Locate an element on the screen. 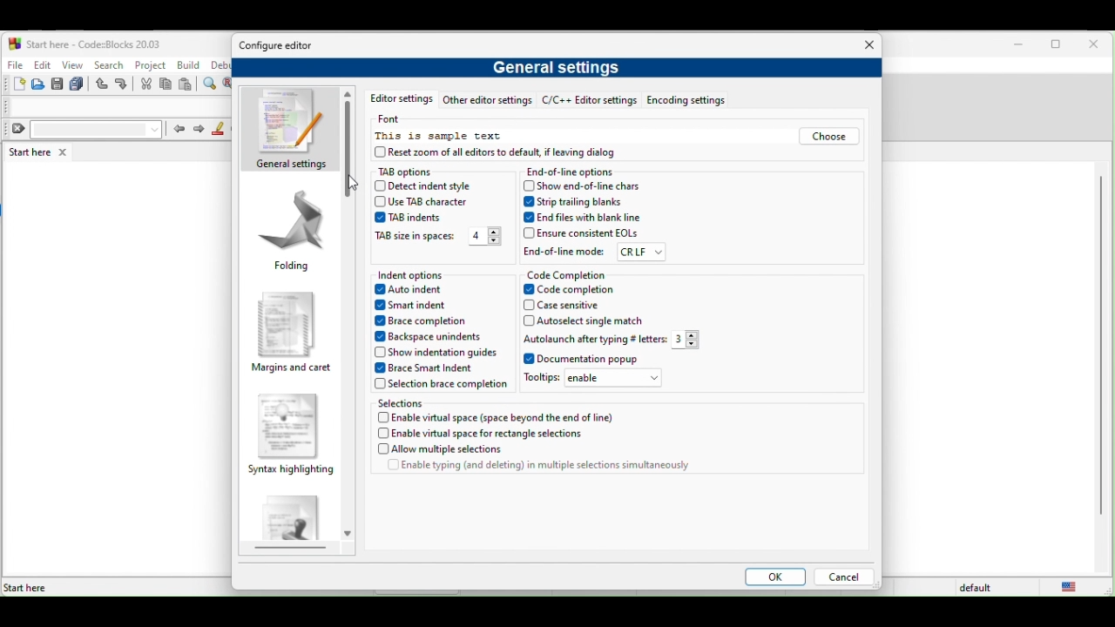 Image resolution: width=1115 pixels, height=627 pixels. brace smart indent is located at coordinates (430, 368).